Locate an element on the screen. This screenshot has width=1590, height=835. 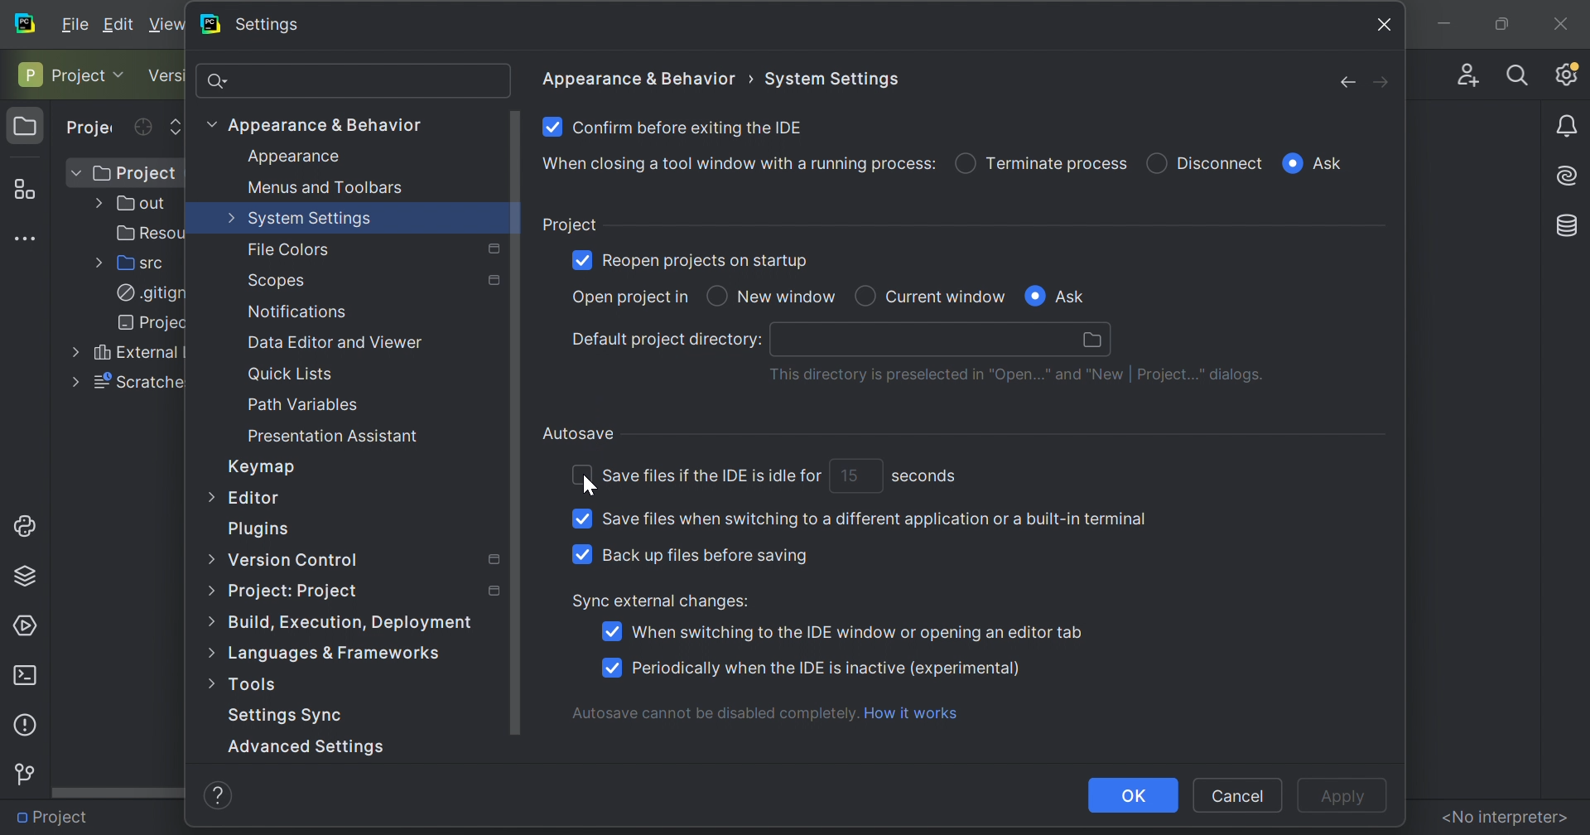
Checkbox is located at coordinates (609, 667).